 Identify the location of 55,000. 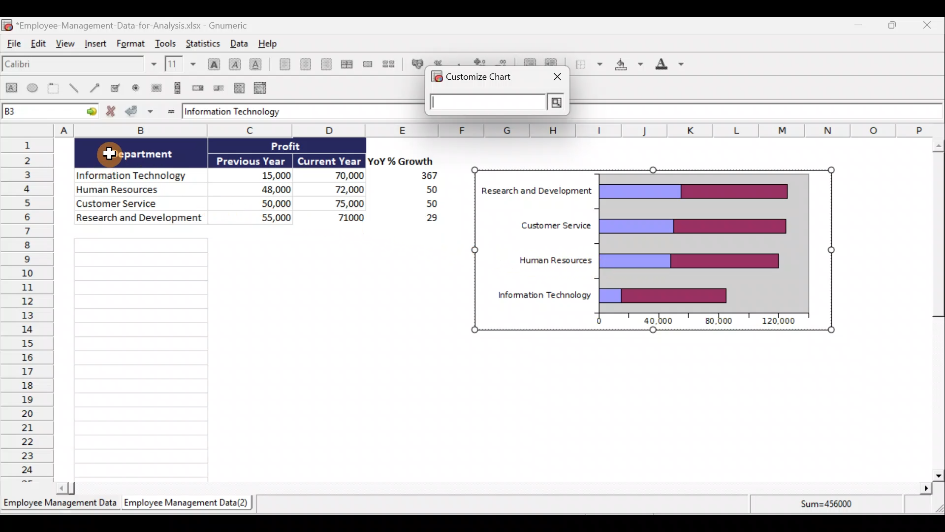
(263, 217).